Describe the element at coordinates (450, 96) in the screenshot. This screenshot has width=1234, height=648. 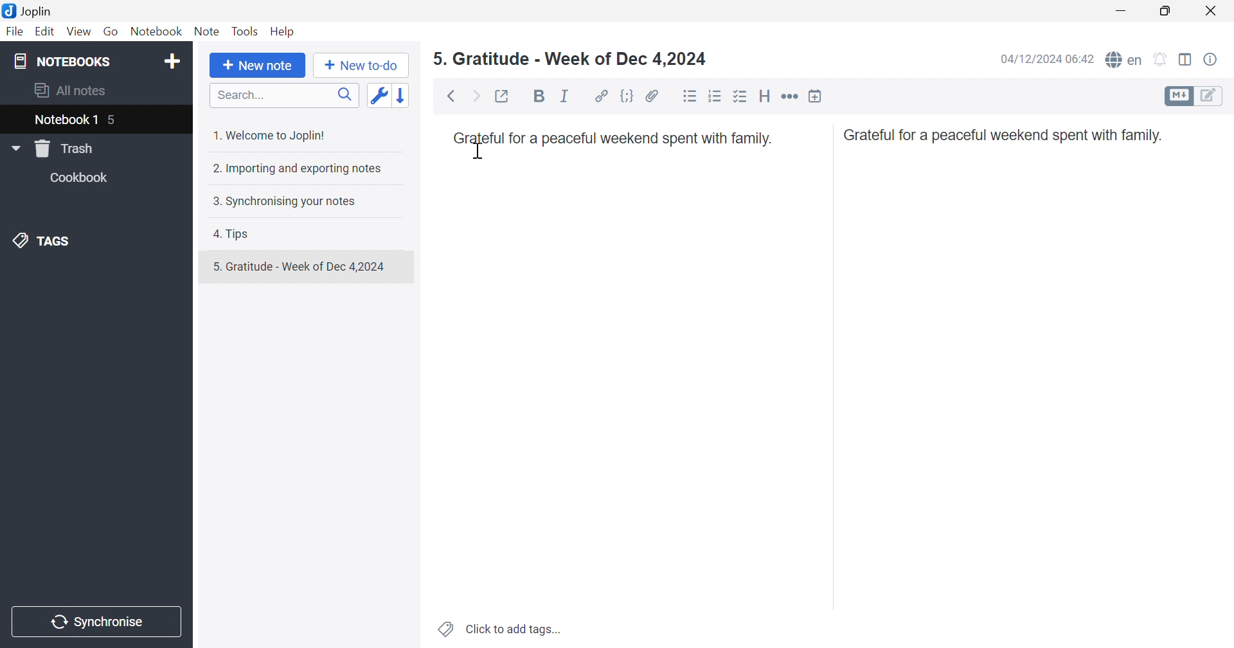
I see `Back` at that location.